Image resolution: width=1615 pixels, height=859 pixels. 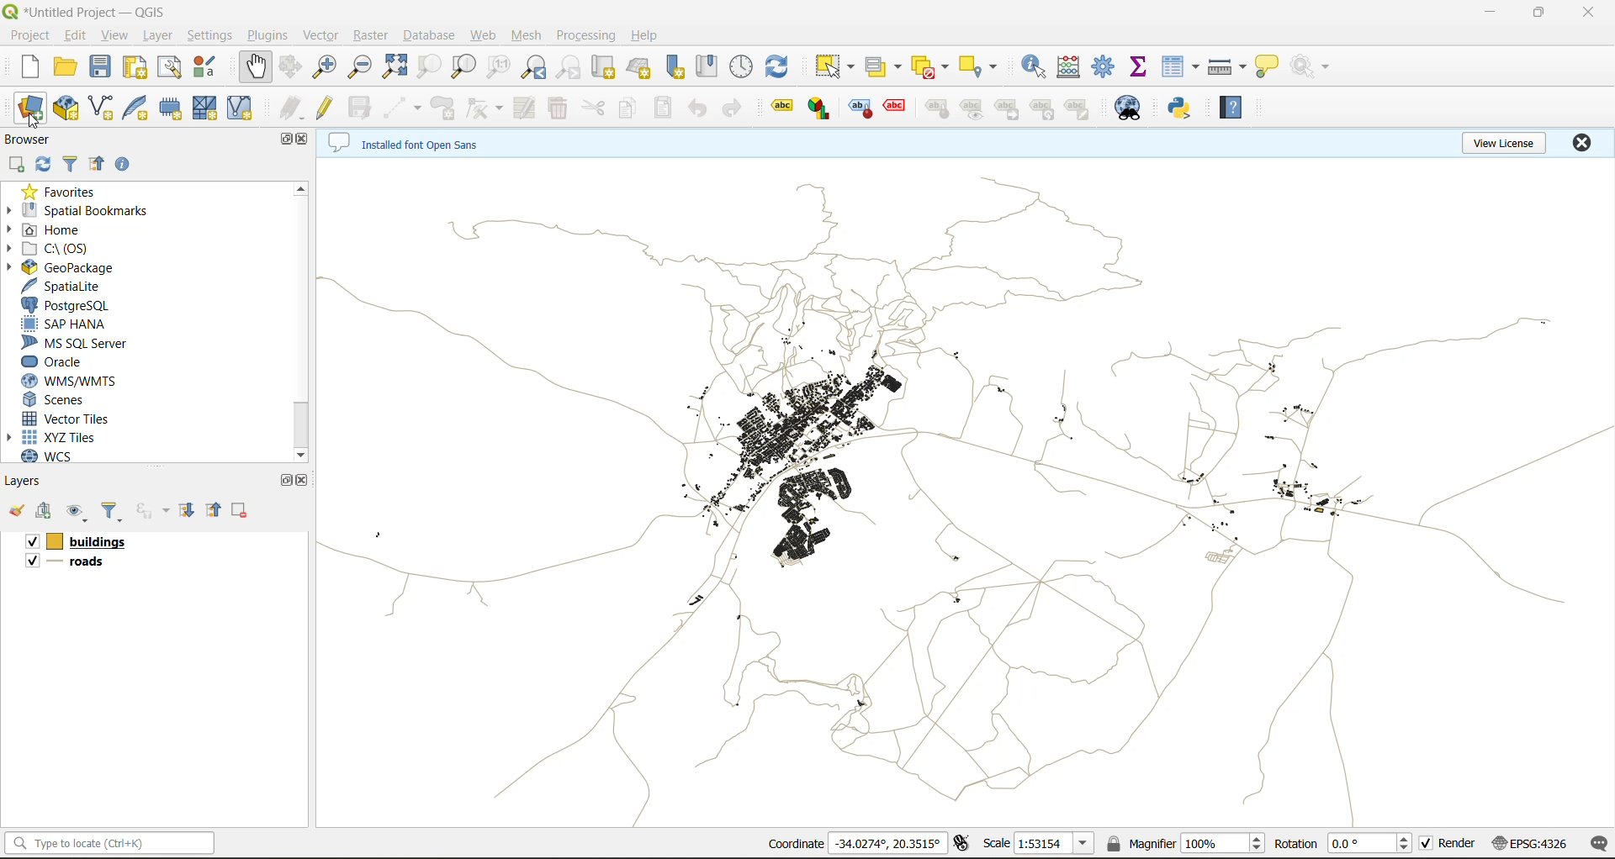 What do you see at coordinates (61, 267) in the screenshot?
I see `geopackage` at bounding box center [61, 267].